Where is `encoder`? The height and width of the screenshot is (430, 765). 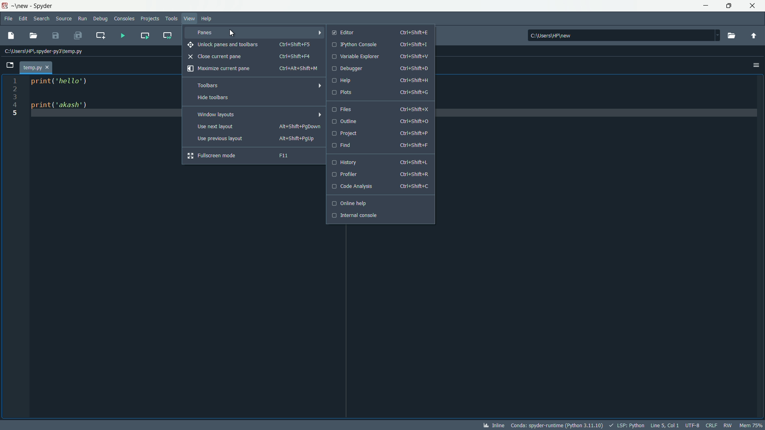
encoder is located at coordinates (693, 425).